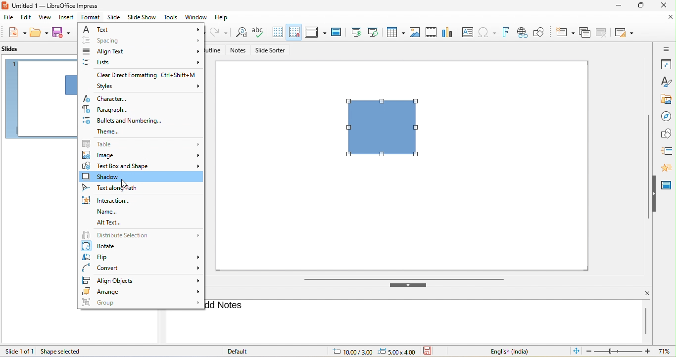 This screenshot has width=676, height=357. I want to click on hyperlink, so click(525, 32).